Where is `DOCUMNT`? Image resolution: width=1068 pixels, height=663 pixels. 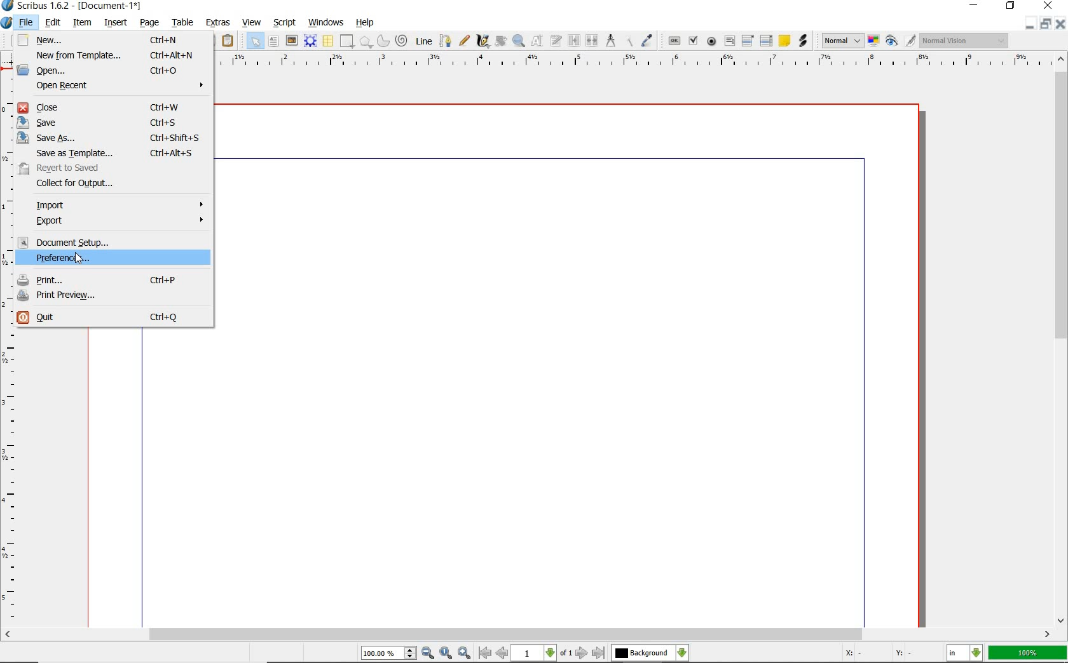
DOCUMNT is located at coordinates (115, 243).